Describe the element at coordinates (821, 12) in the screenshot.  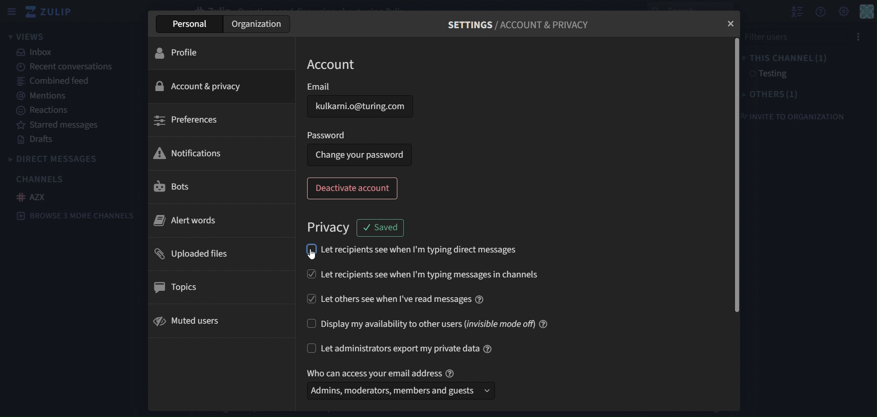
I see `get help` at that location.